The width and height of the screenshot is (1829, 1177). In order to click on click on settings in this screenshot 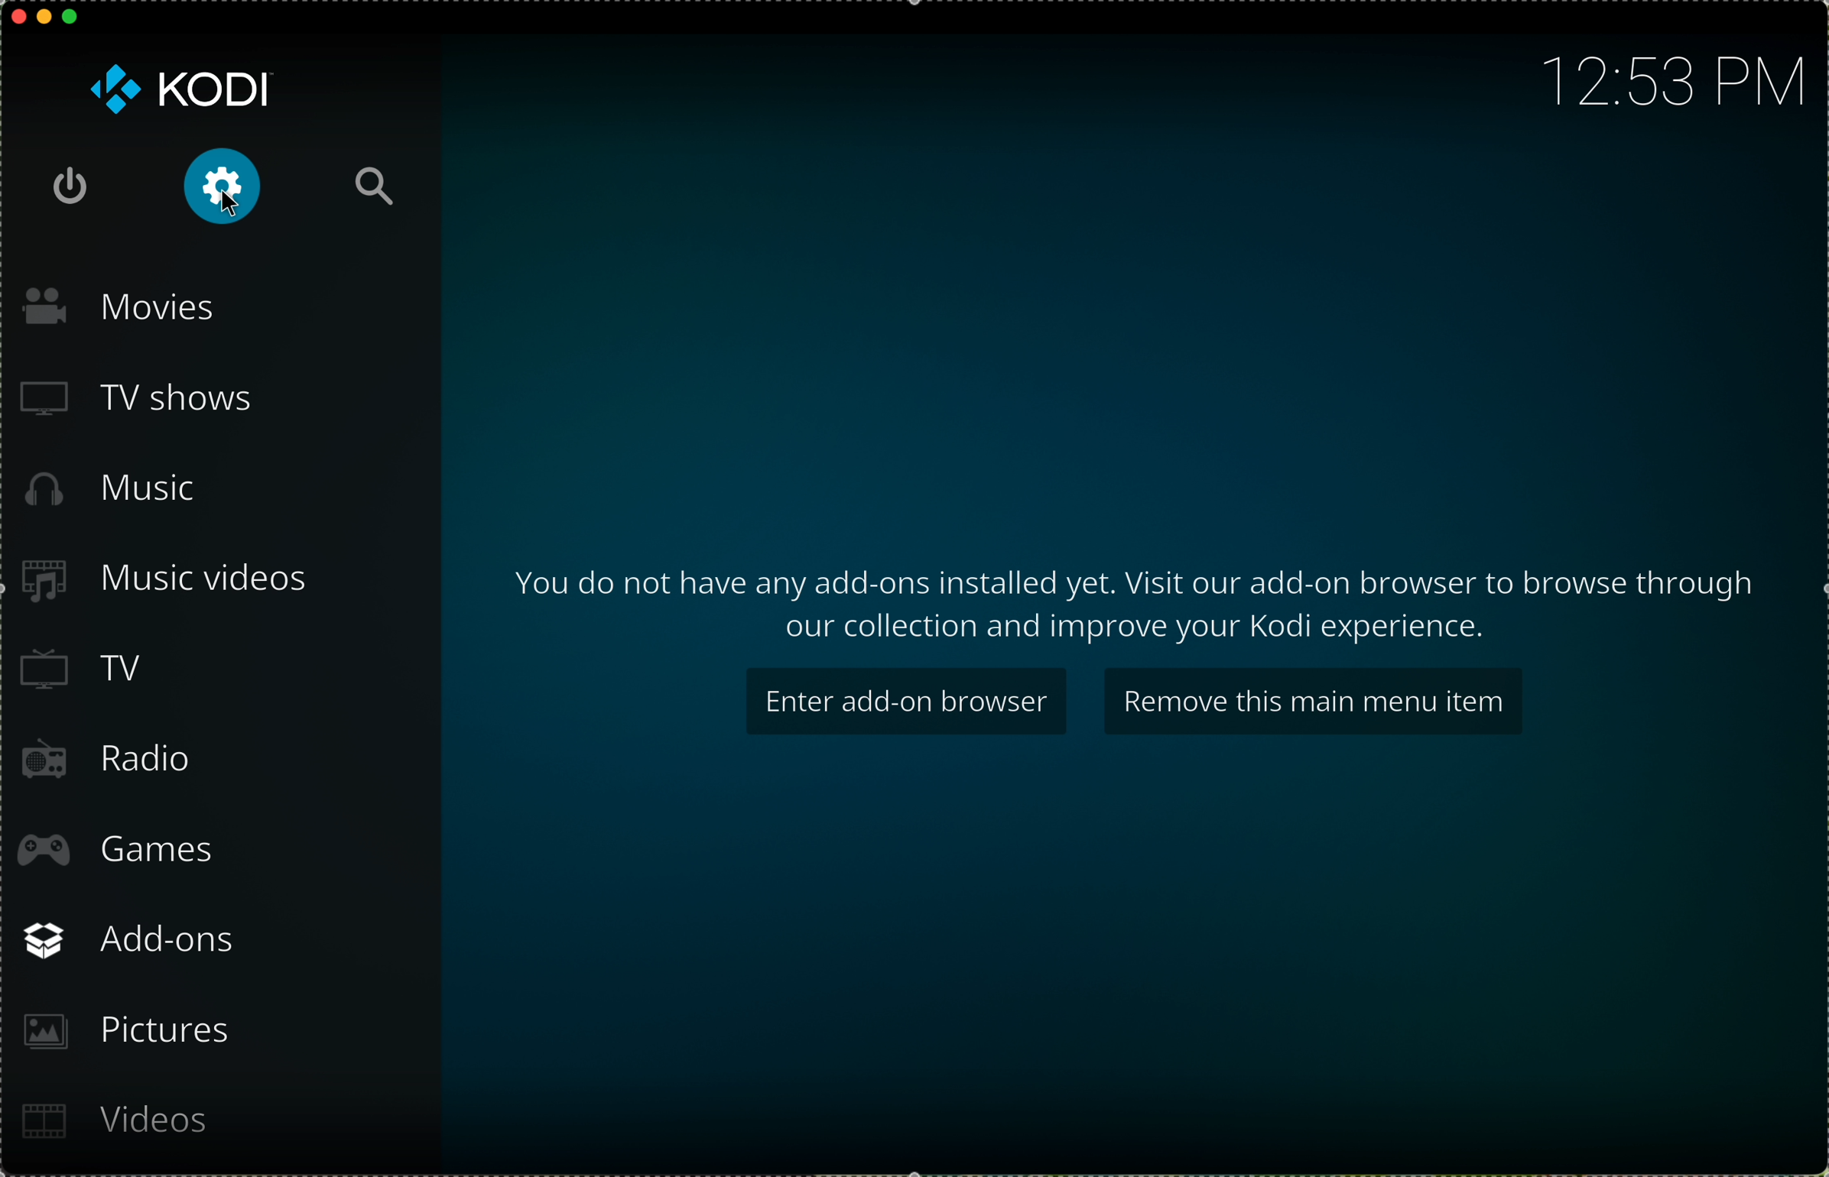, I will do `click(223, 188)`.